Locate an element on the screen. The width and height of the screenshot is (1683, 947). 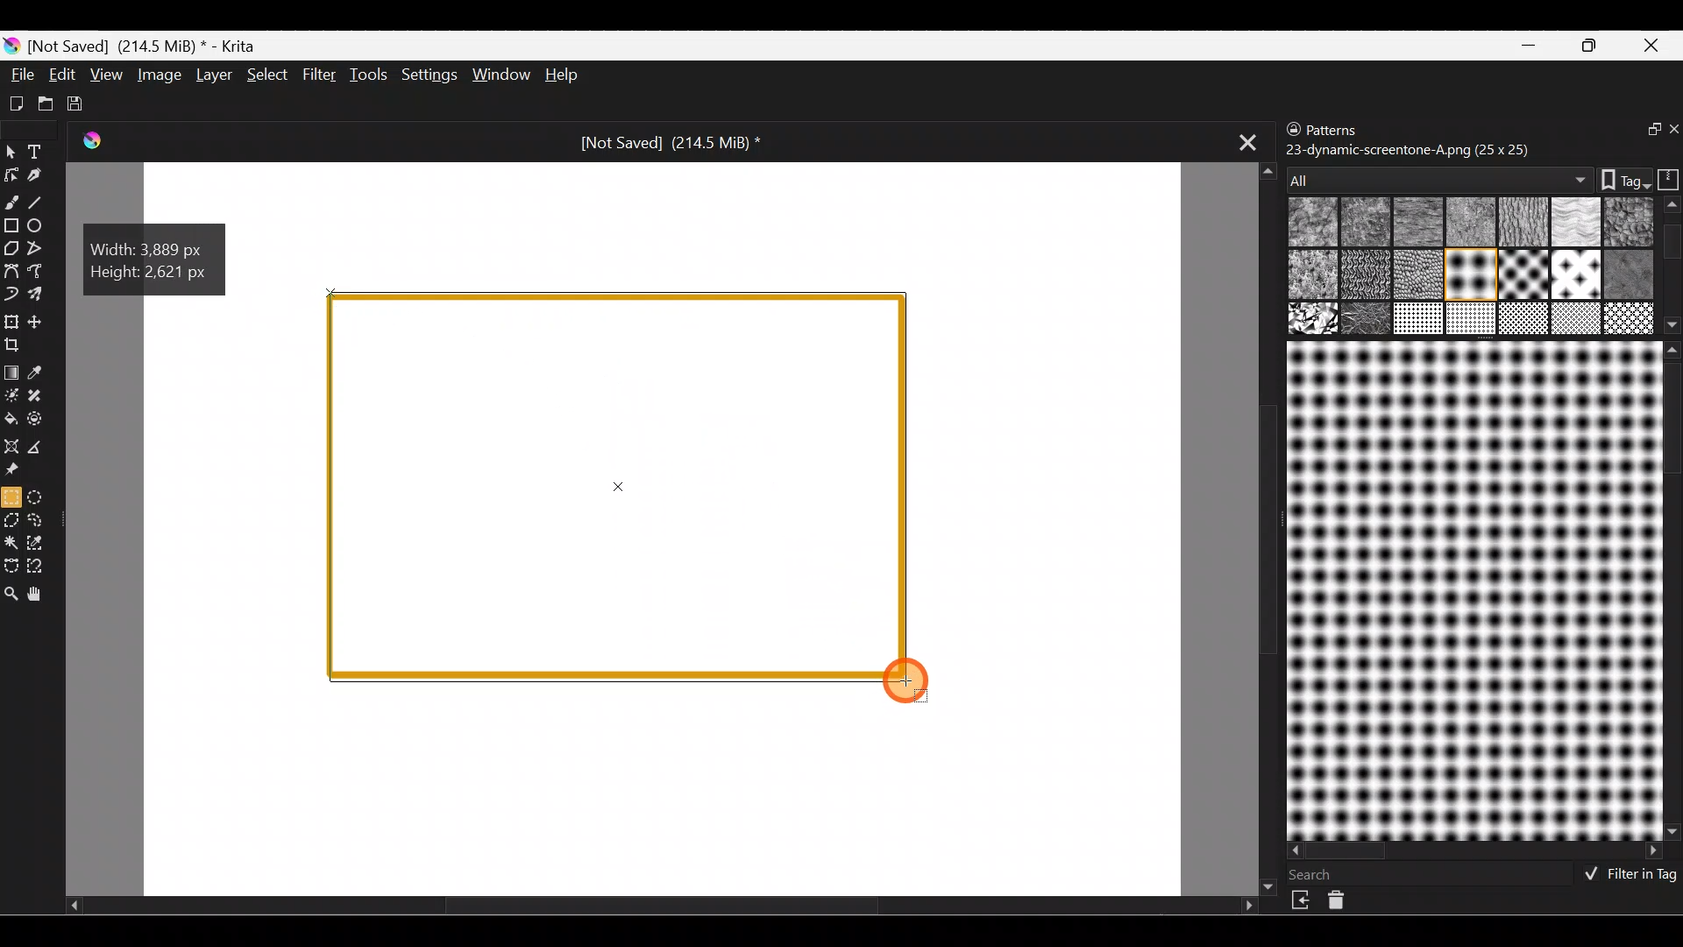
Bezier curve tool is located at coordinates (11, 273).